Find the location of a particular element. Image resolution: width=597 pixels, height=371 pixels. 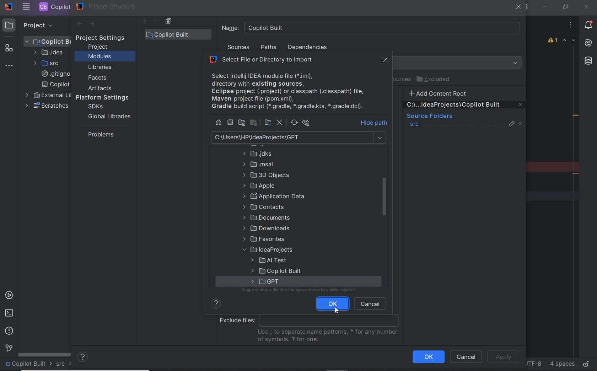

facets is located at coordinates (98, 78).